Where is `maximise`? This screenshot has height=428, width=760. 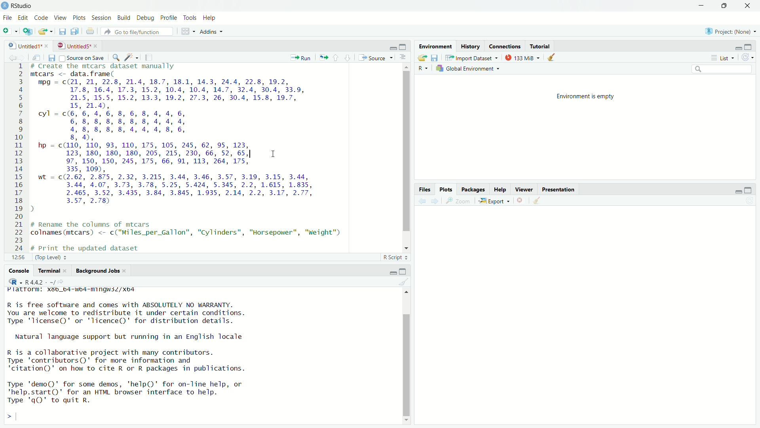 maximise is located at coordinates (405, 271).